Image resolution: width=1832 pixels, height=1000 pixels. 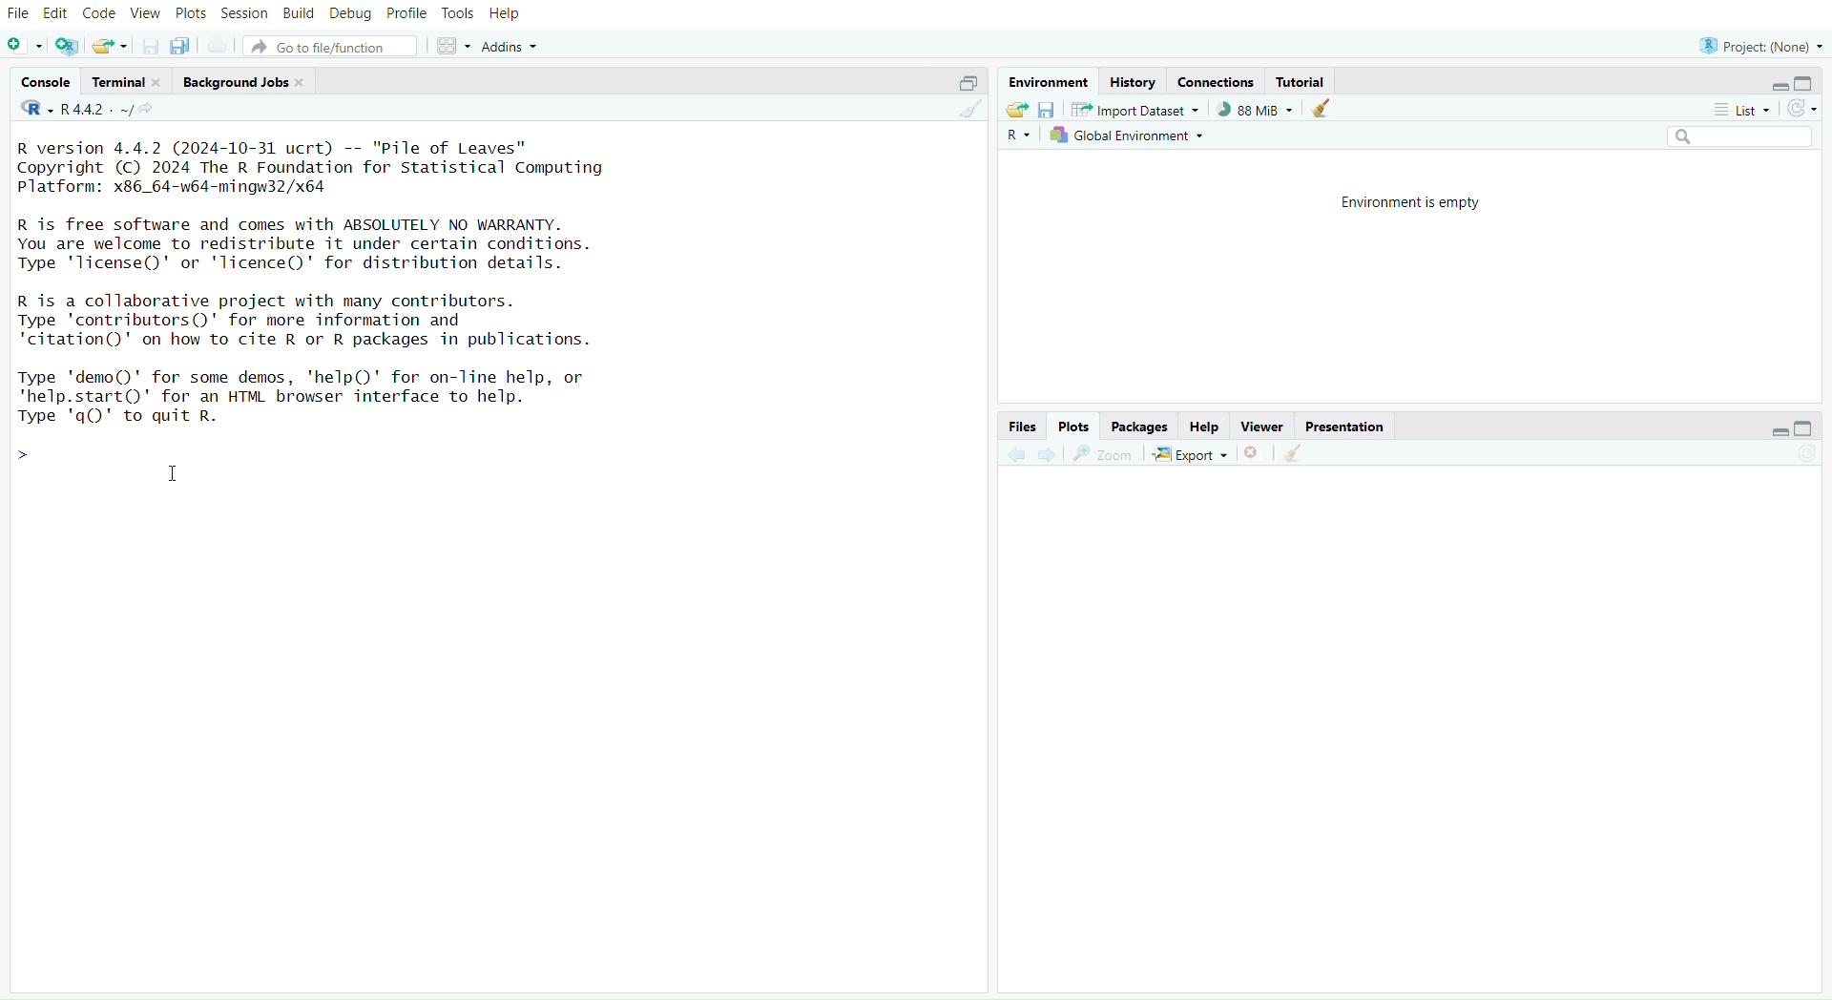 I want to click on build, so click(x=299, y=13).